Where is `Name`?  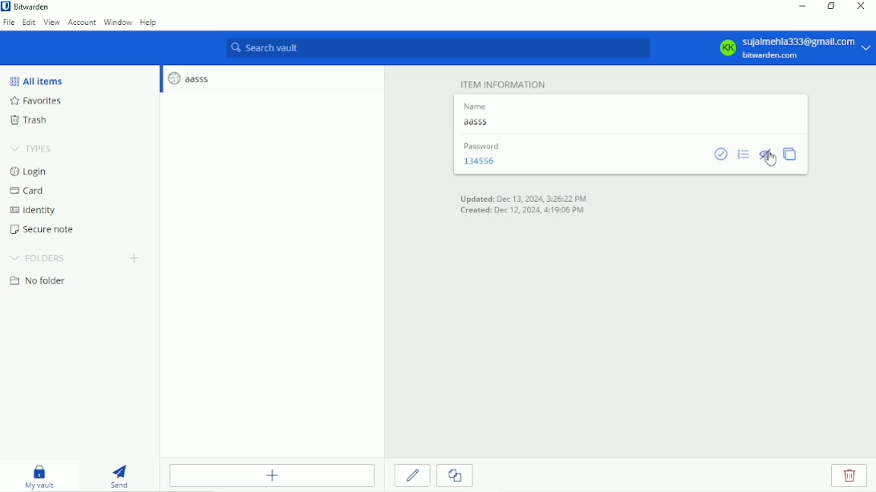 Name is located at coordinates (481, 125).